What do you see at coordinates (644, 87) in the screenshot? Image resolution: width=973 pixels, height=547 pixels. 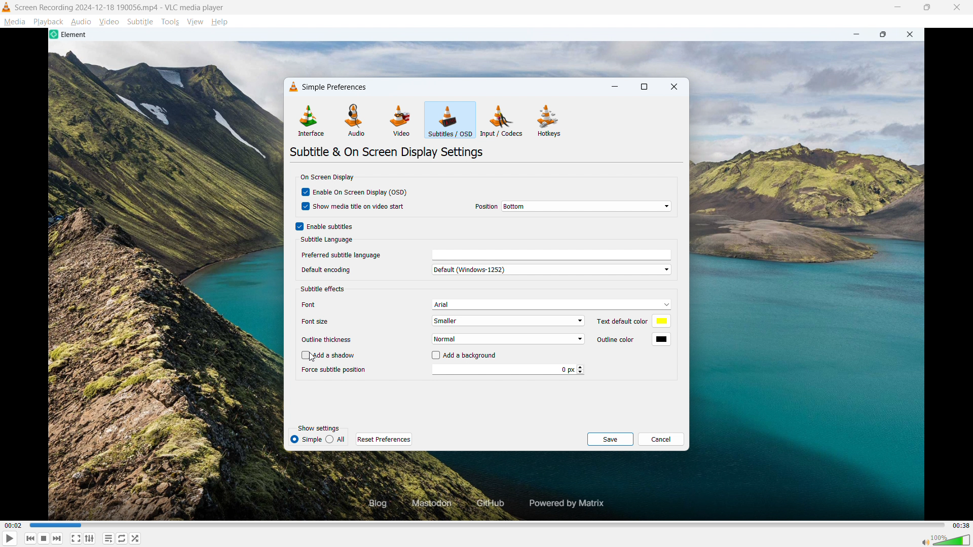 I see `Maximise dialogue box ` at bounding box center [644, 87].